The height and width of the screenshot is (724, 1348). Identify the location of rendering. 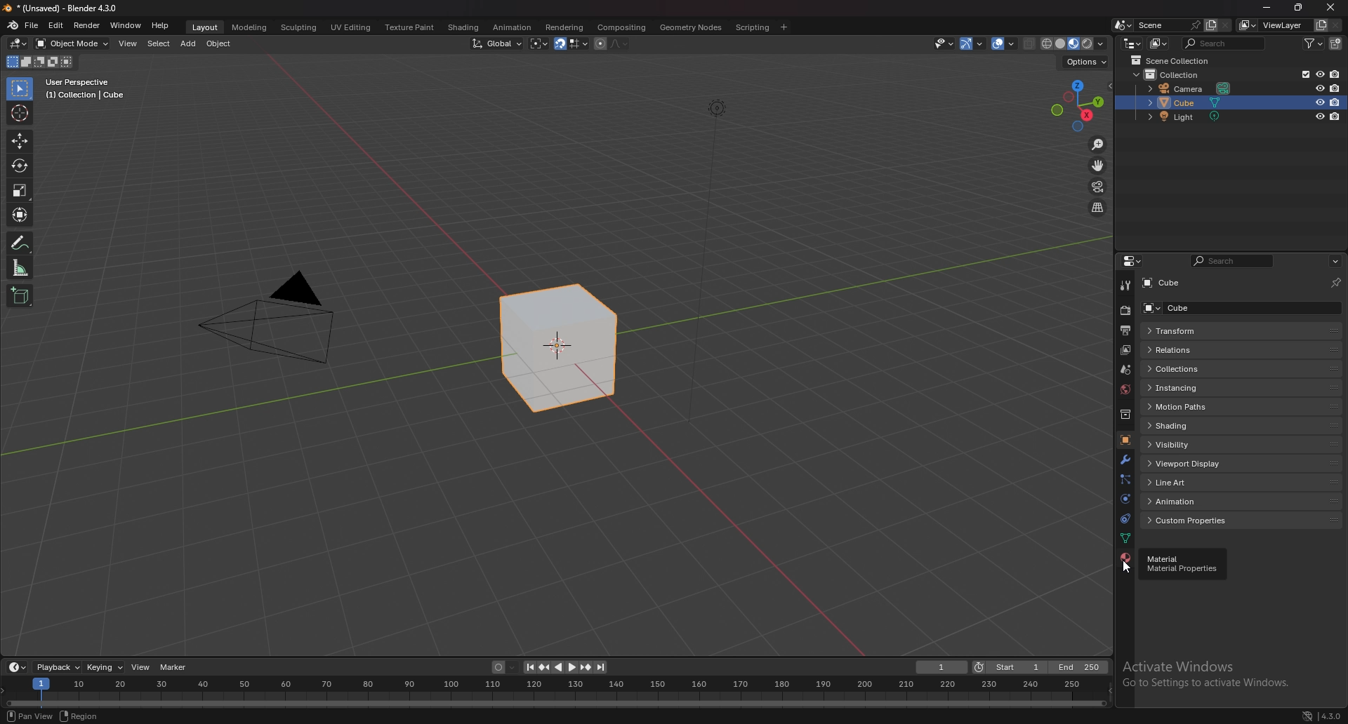
(563, 27).